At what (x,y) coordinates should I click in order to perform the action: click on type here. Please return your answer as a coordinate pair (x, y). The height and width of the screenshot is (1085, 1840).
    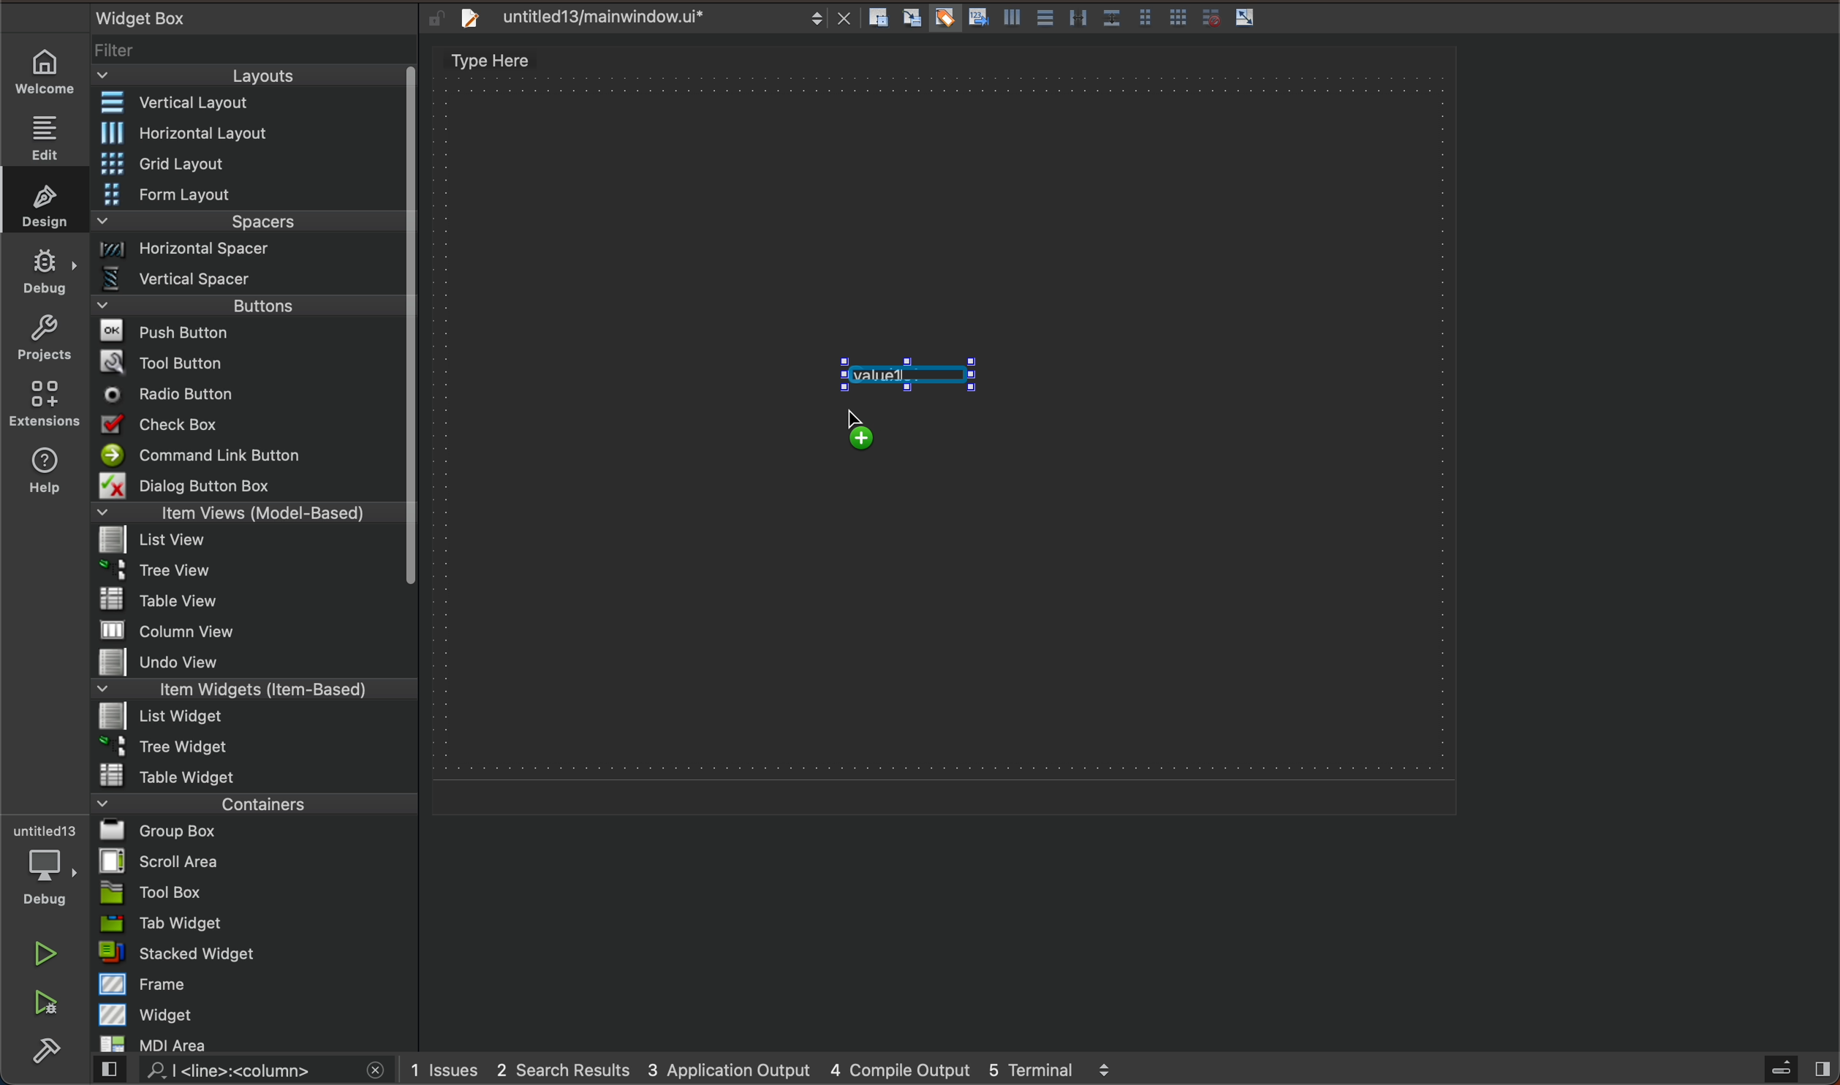
    Looking at the image, I should click on (507, 63).